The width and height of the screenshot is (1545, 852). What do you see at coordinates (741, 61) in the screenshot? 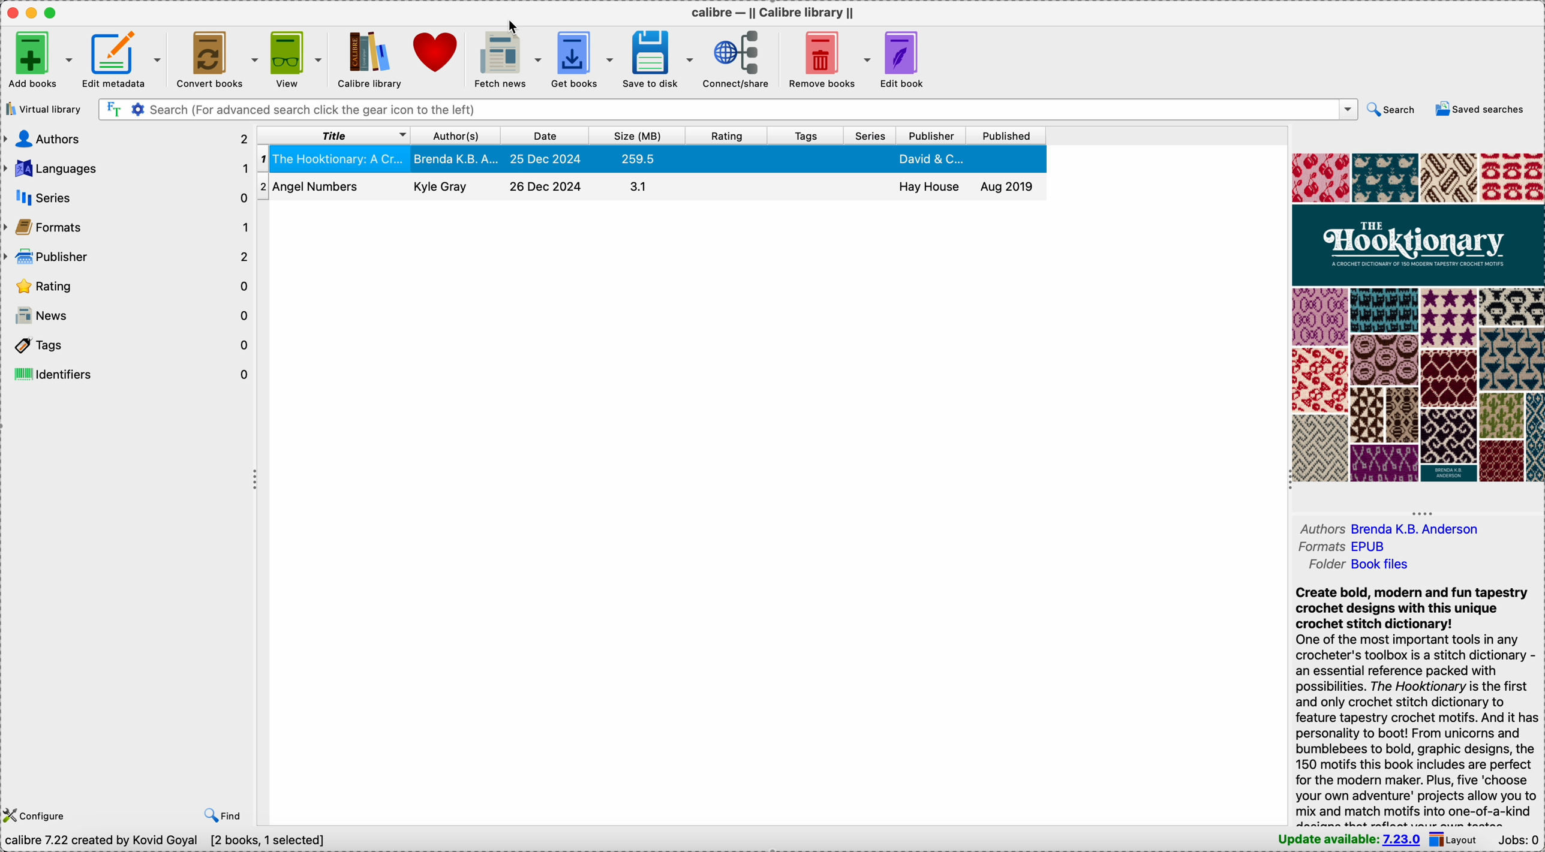
I see `connect/share` at bounding box center [741, 61].